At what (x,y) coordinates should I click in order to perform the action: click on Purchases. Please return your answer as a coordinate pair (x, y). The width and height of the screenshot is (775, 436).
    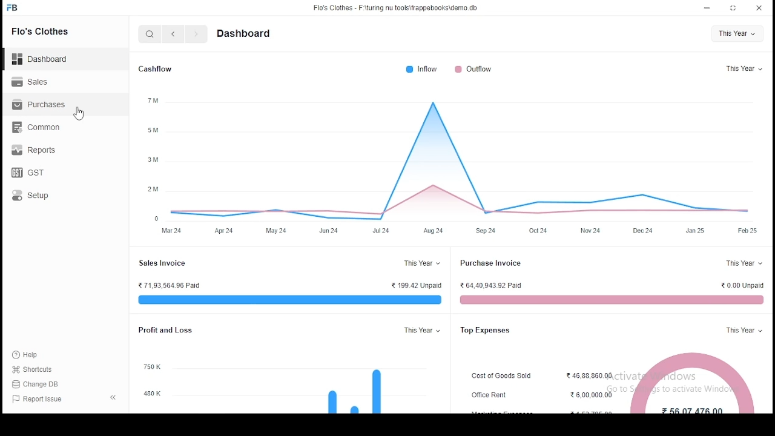
    Looking at the image, I should click on (39, 105).